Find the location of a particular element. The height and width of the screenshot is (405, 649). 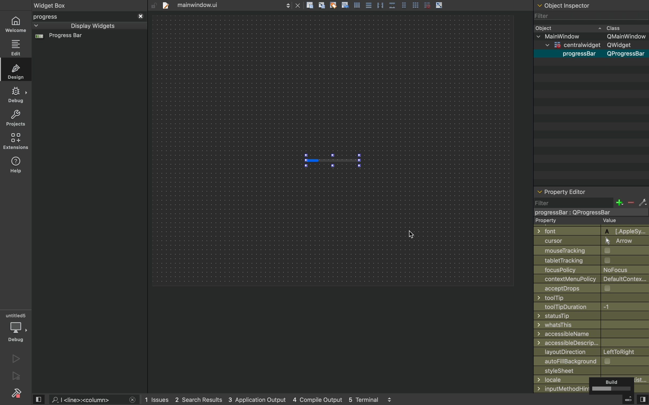

whatisthis is located at coordinates (587, 325).